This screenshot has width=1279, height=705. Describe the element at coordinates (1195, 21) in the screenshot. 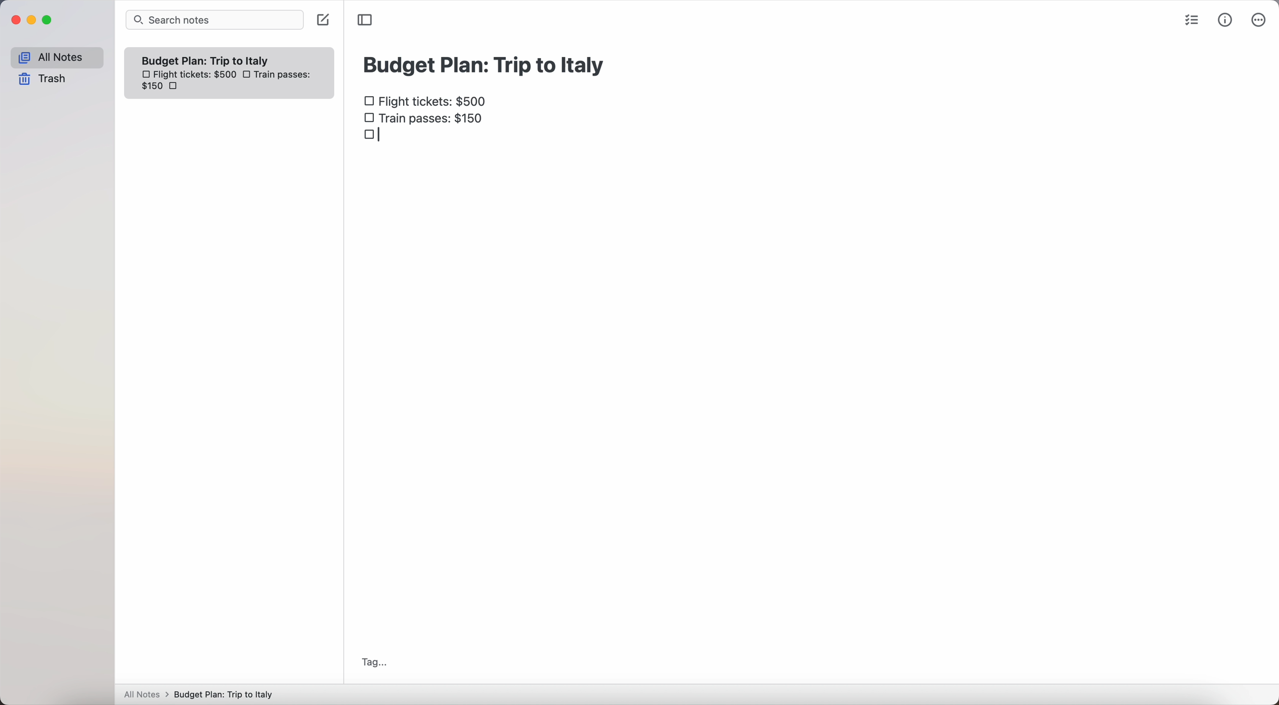

I see `check list` at that location.